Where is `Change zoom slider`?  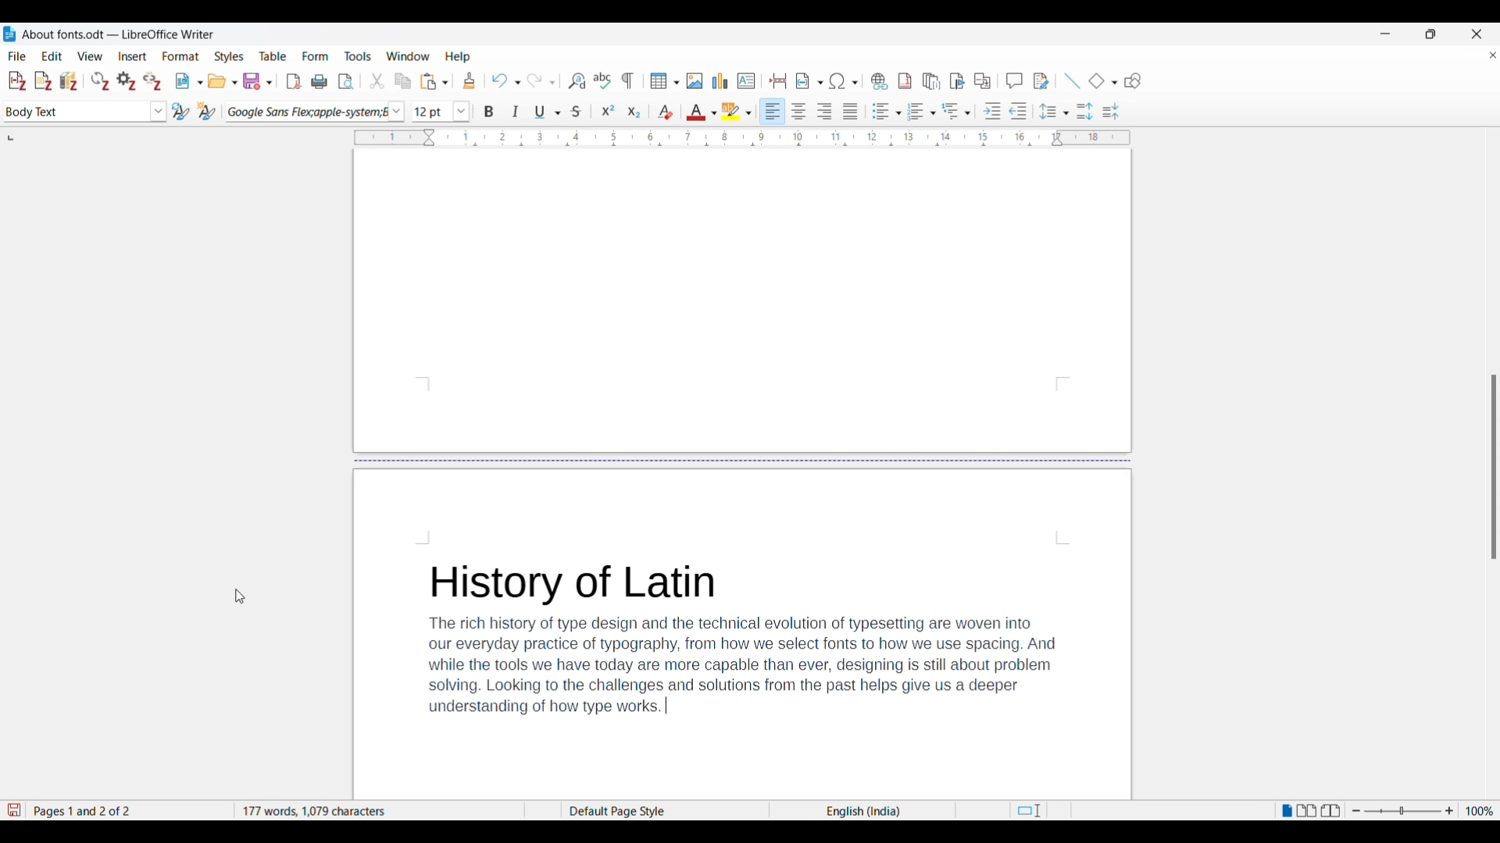 Change zoom slider is located at coordinates (1402, 812).